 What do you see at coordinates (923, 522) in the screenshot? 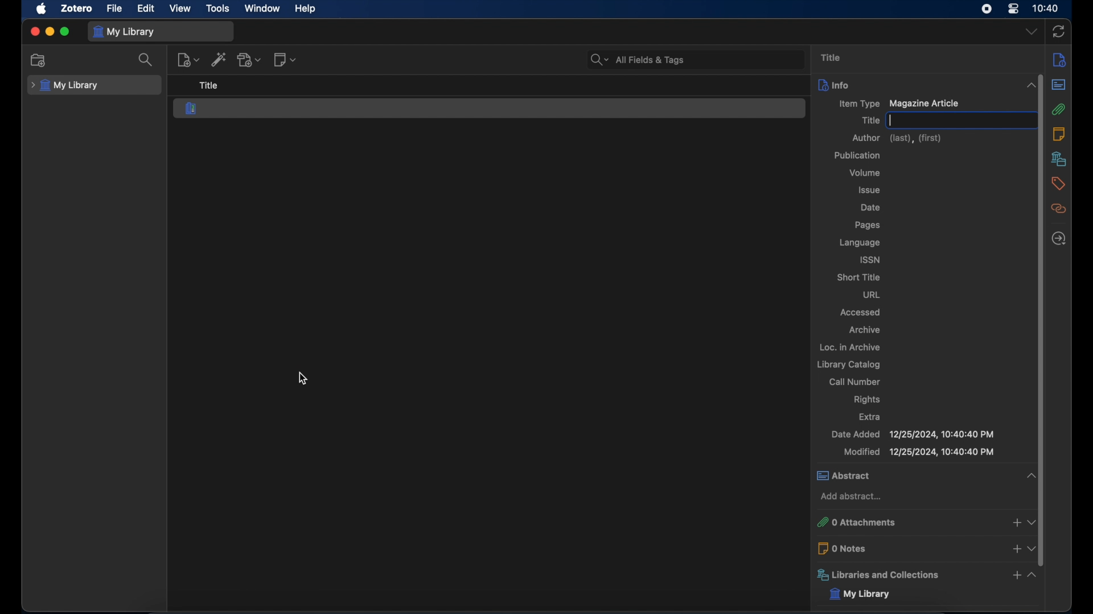
I see `0 attachments` at bounding box center [923, 522].